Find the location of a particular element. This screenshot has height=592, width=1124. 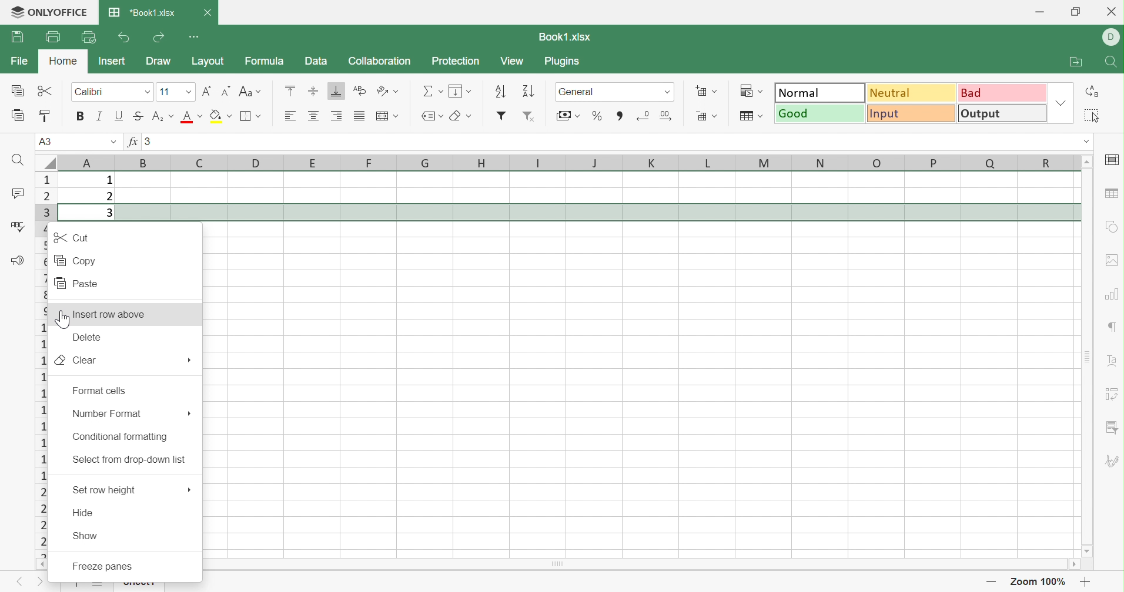

1 is located at coordinates (148, 142).